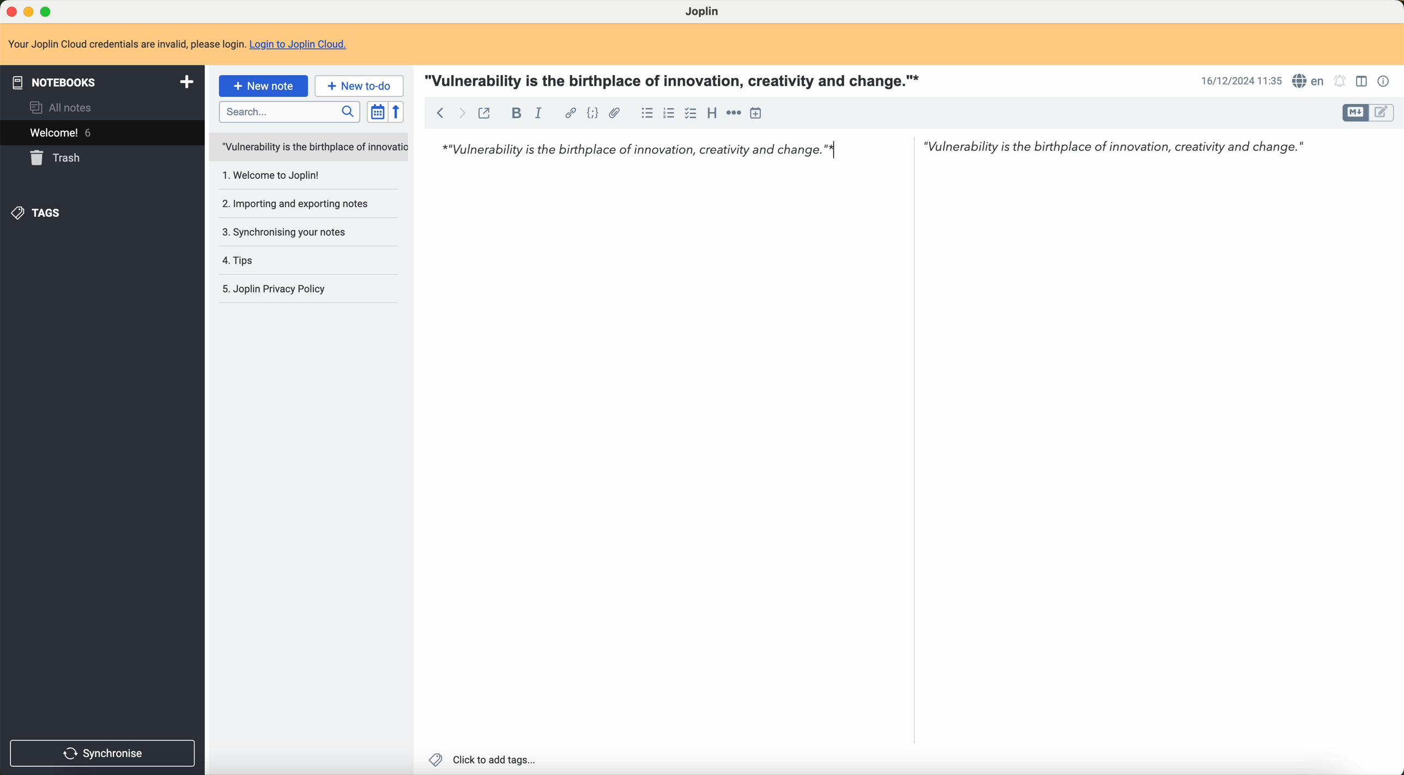  I want to click on all notes, so click(62, 108).